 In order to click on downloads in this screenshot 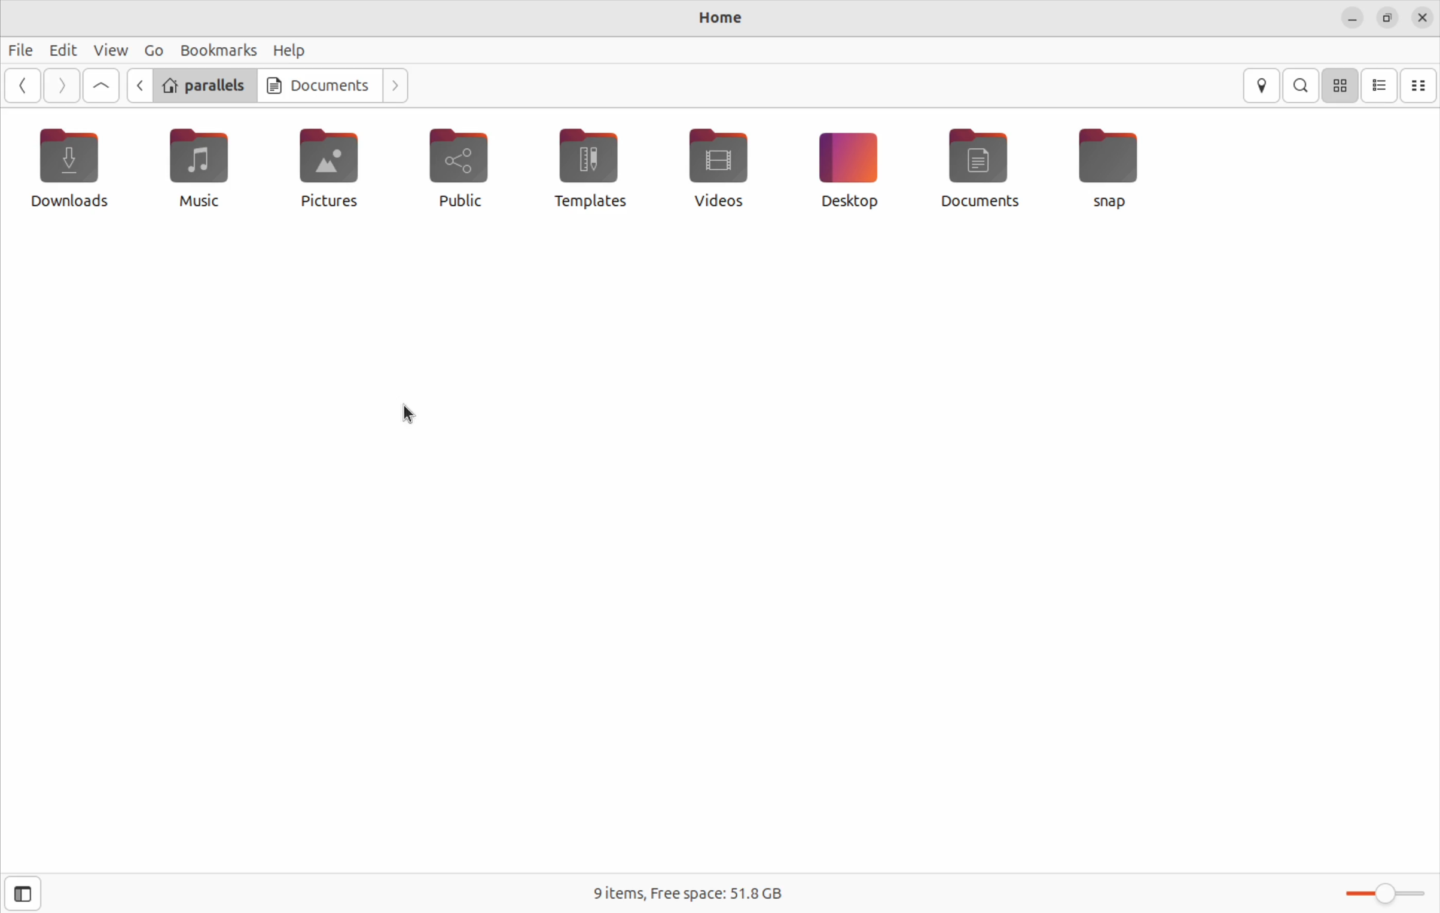, I will do `click(72, 167)`.